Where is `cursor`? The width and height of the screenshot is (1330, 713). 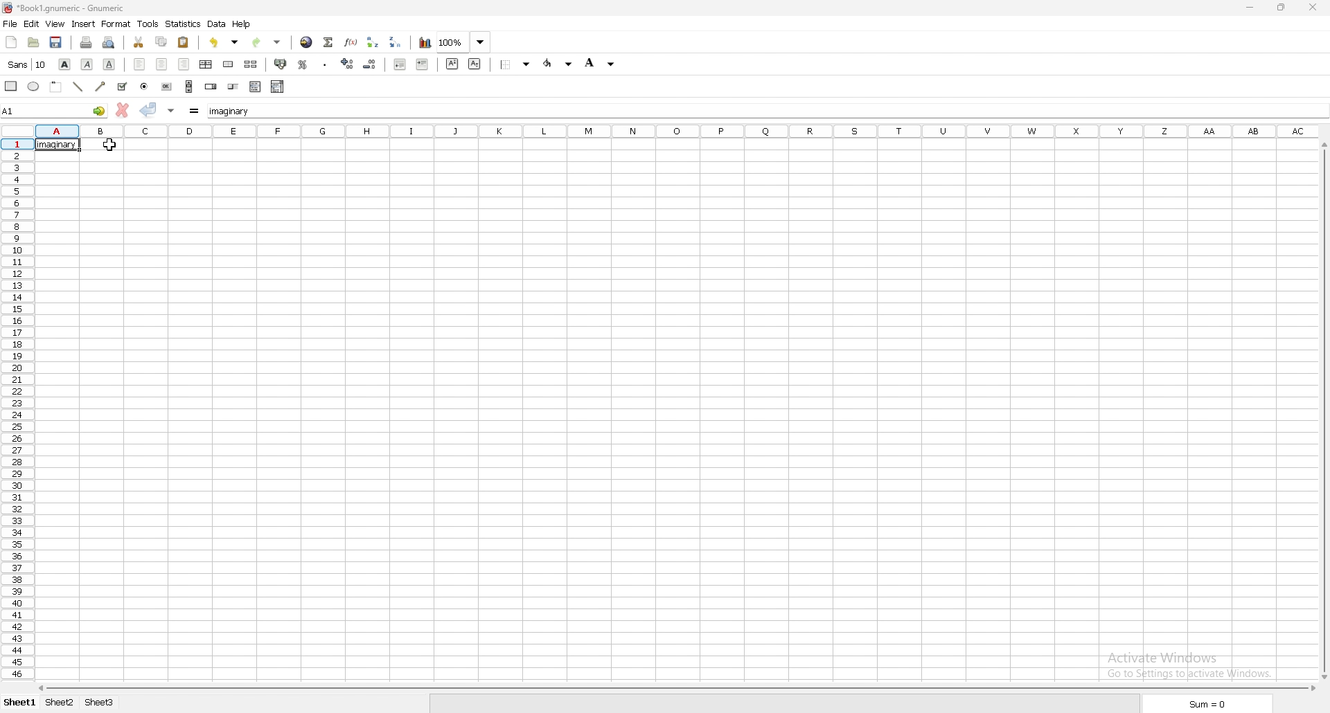 cursor is located at coordinates (110, 146).